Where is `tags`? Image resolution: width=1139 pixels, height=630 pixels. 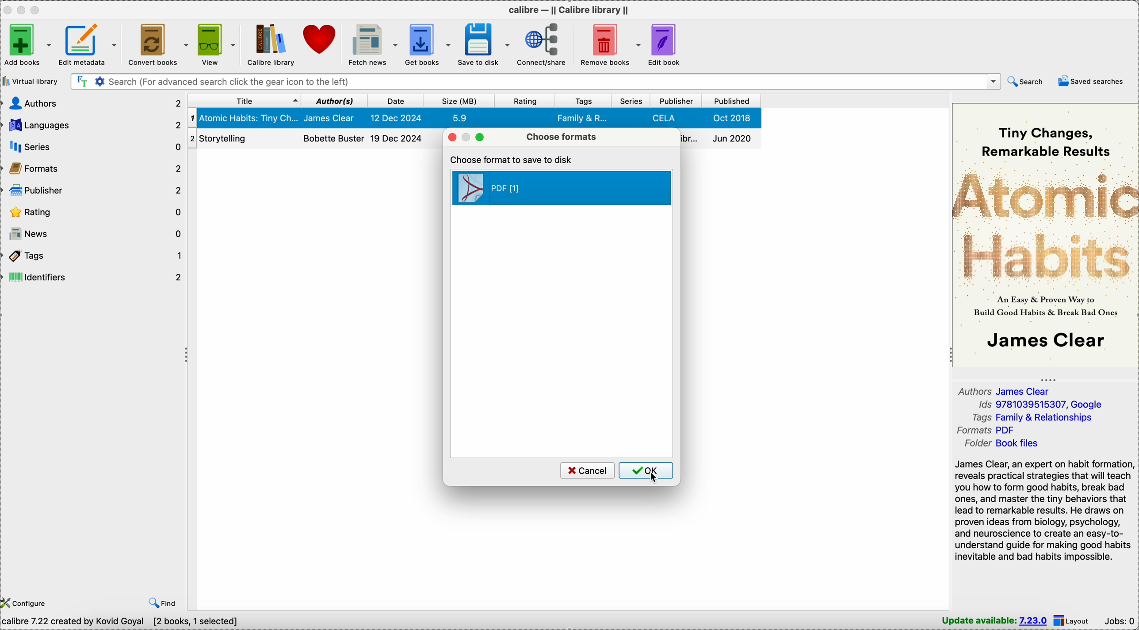
tags is located at coordinates (585, 100).